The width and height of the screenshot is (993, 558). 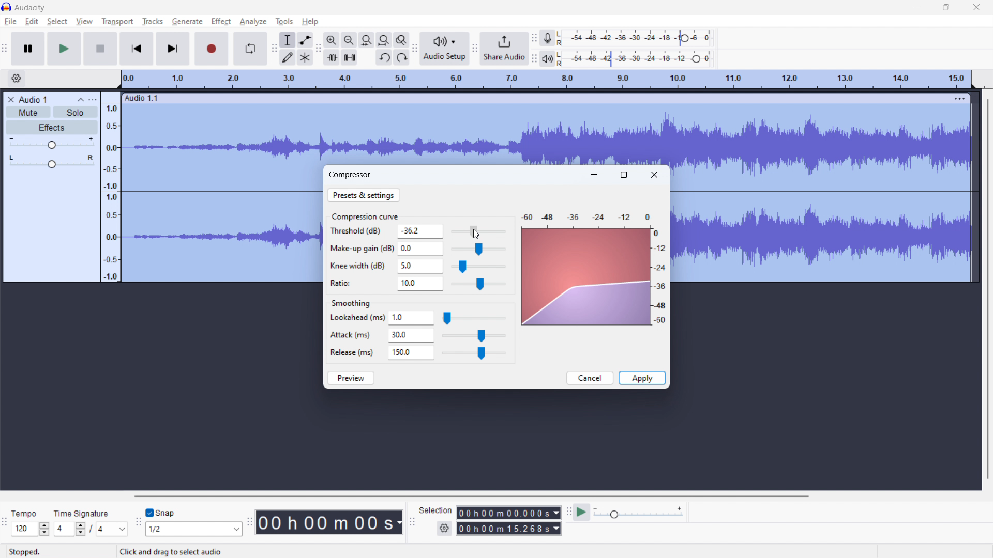 I want to click on cursor, so click(x=476, y=234).